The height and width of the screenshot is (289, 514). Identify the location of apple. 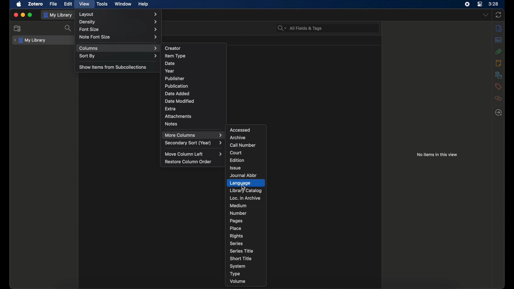
(19, 4).